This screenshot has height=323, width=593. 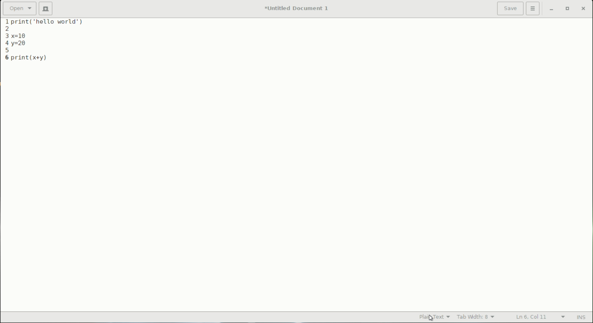 What do you see at coordinates (430, 317) in the screenshot?
I see `file format` at bounding box center [430, 317].